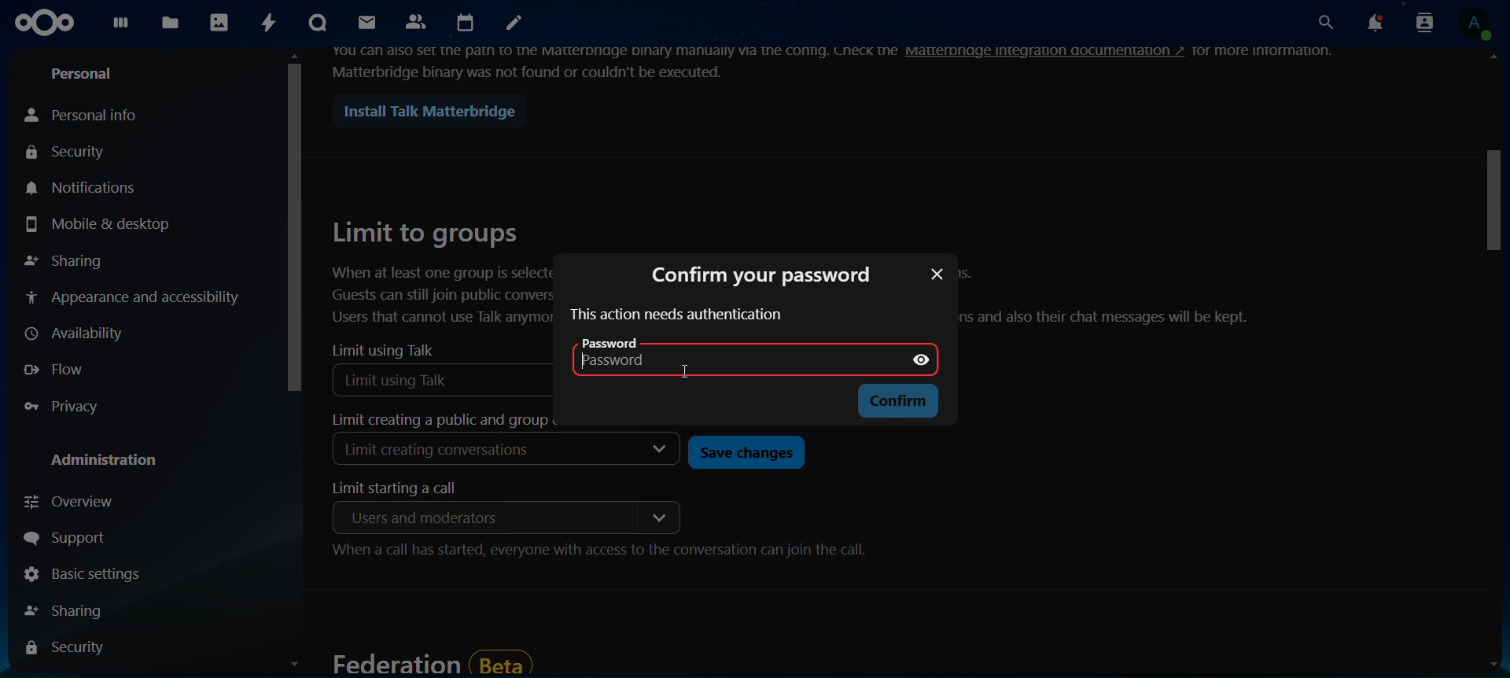 The image size is (1510, 678). I want to click on view profile, so click(1474, 23).